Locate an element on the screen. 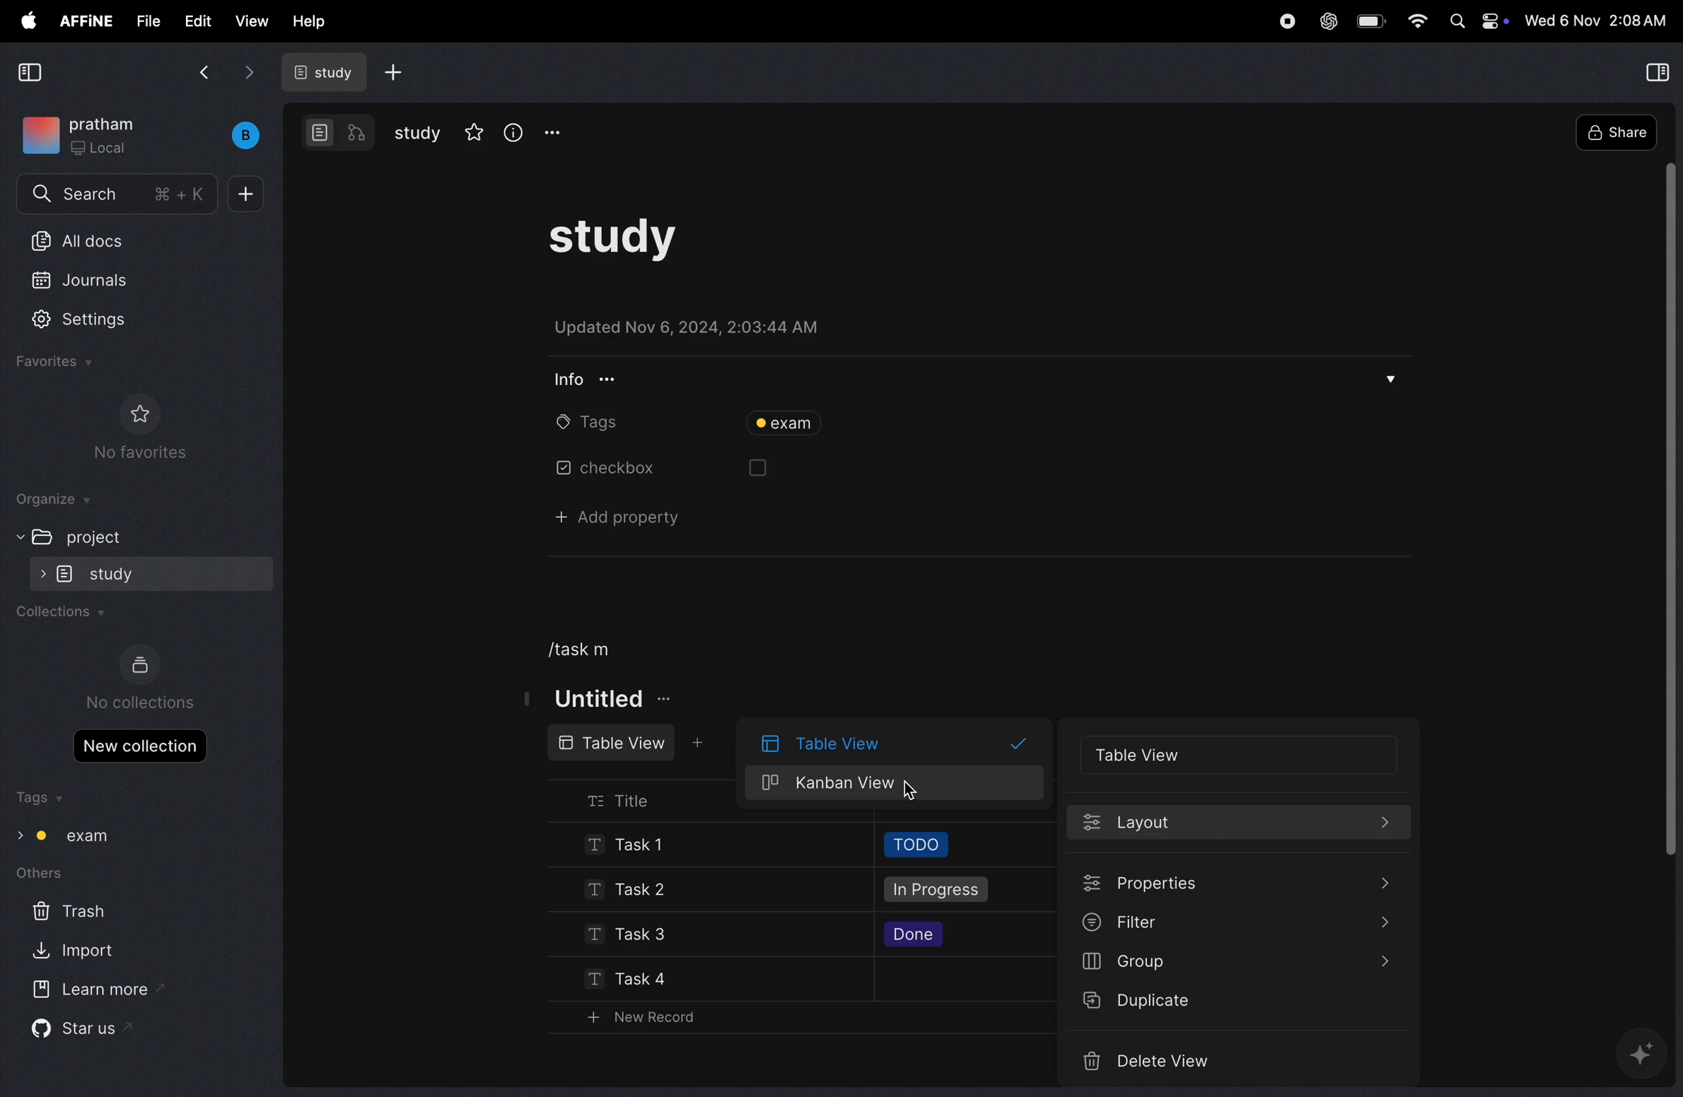  chat gpt is located at coordinates (1324, 22).